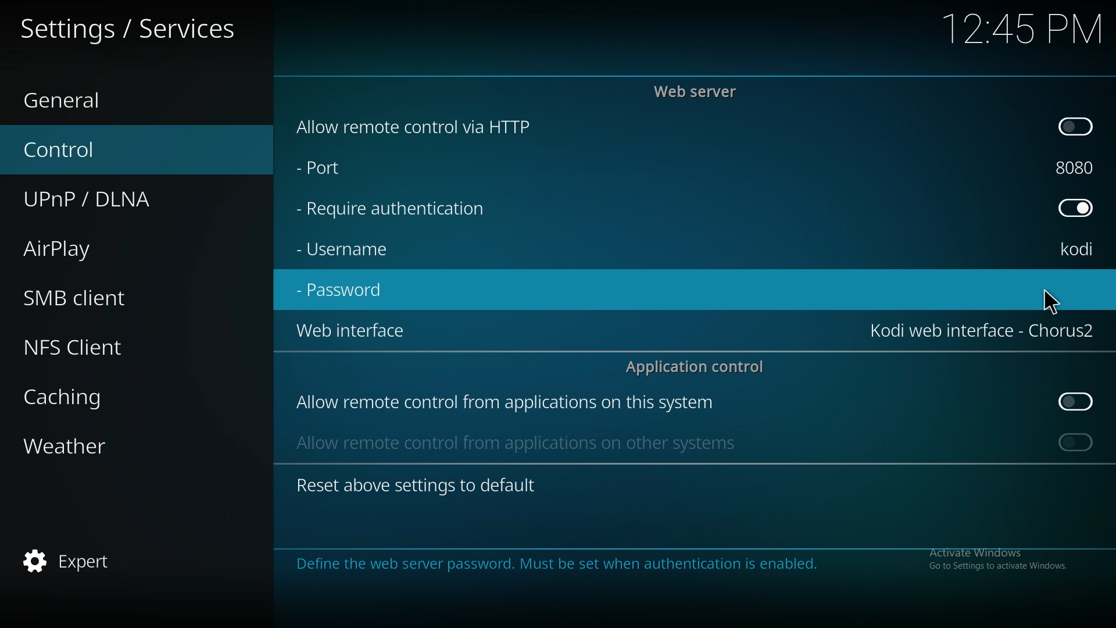 The image size is (1116, 628). What do you see at coordinates (392, 209) in the screenshot?
I see `require authentication` at bounding box center [392, 209].